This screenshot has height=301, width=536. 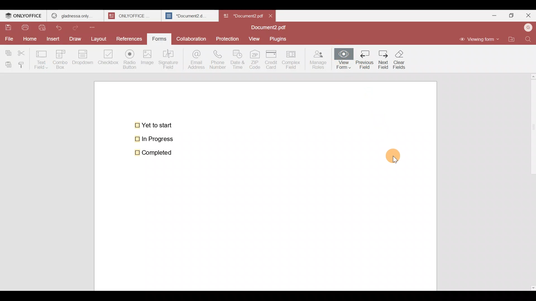 I want to click on Account name, so click(x=528, y=27).